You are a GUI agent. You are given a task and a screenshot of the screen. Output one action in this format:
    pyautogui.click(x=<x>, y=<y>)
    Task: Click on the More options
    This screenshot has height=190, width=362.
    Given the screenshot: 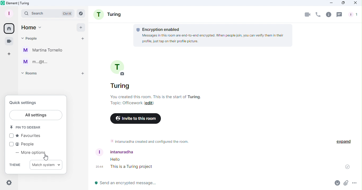 What is the action you would take?
    pyautogui.click(x=29, y=153)
    